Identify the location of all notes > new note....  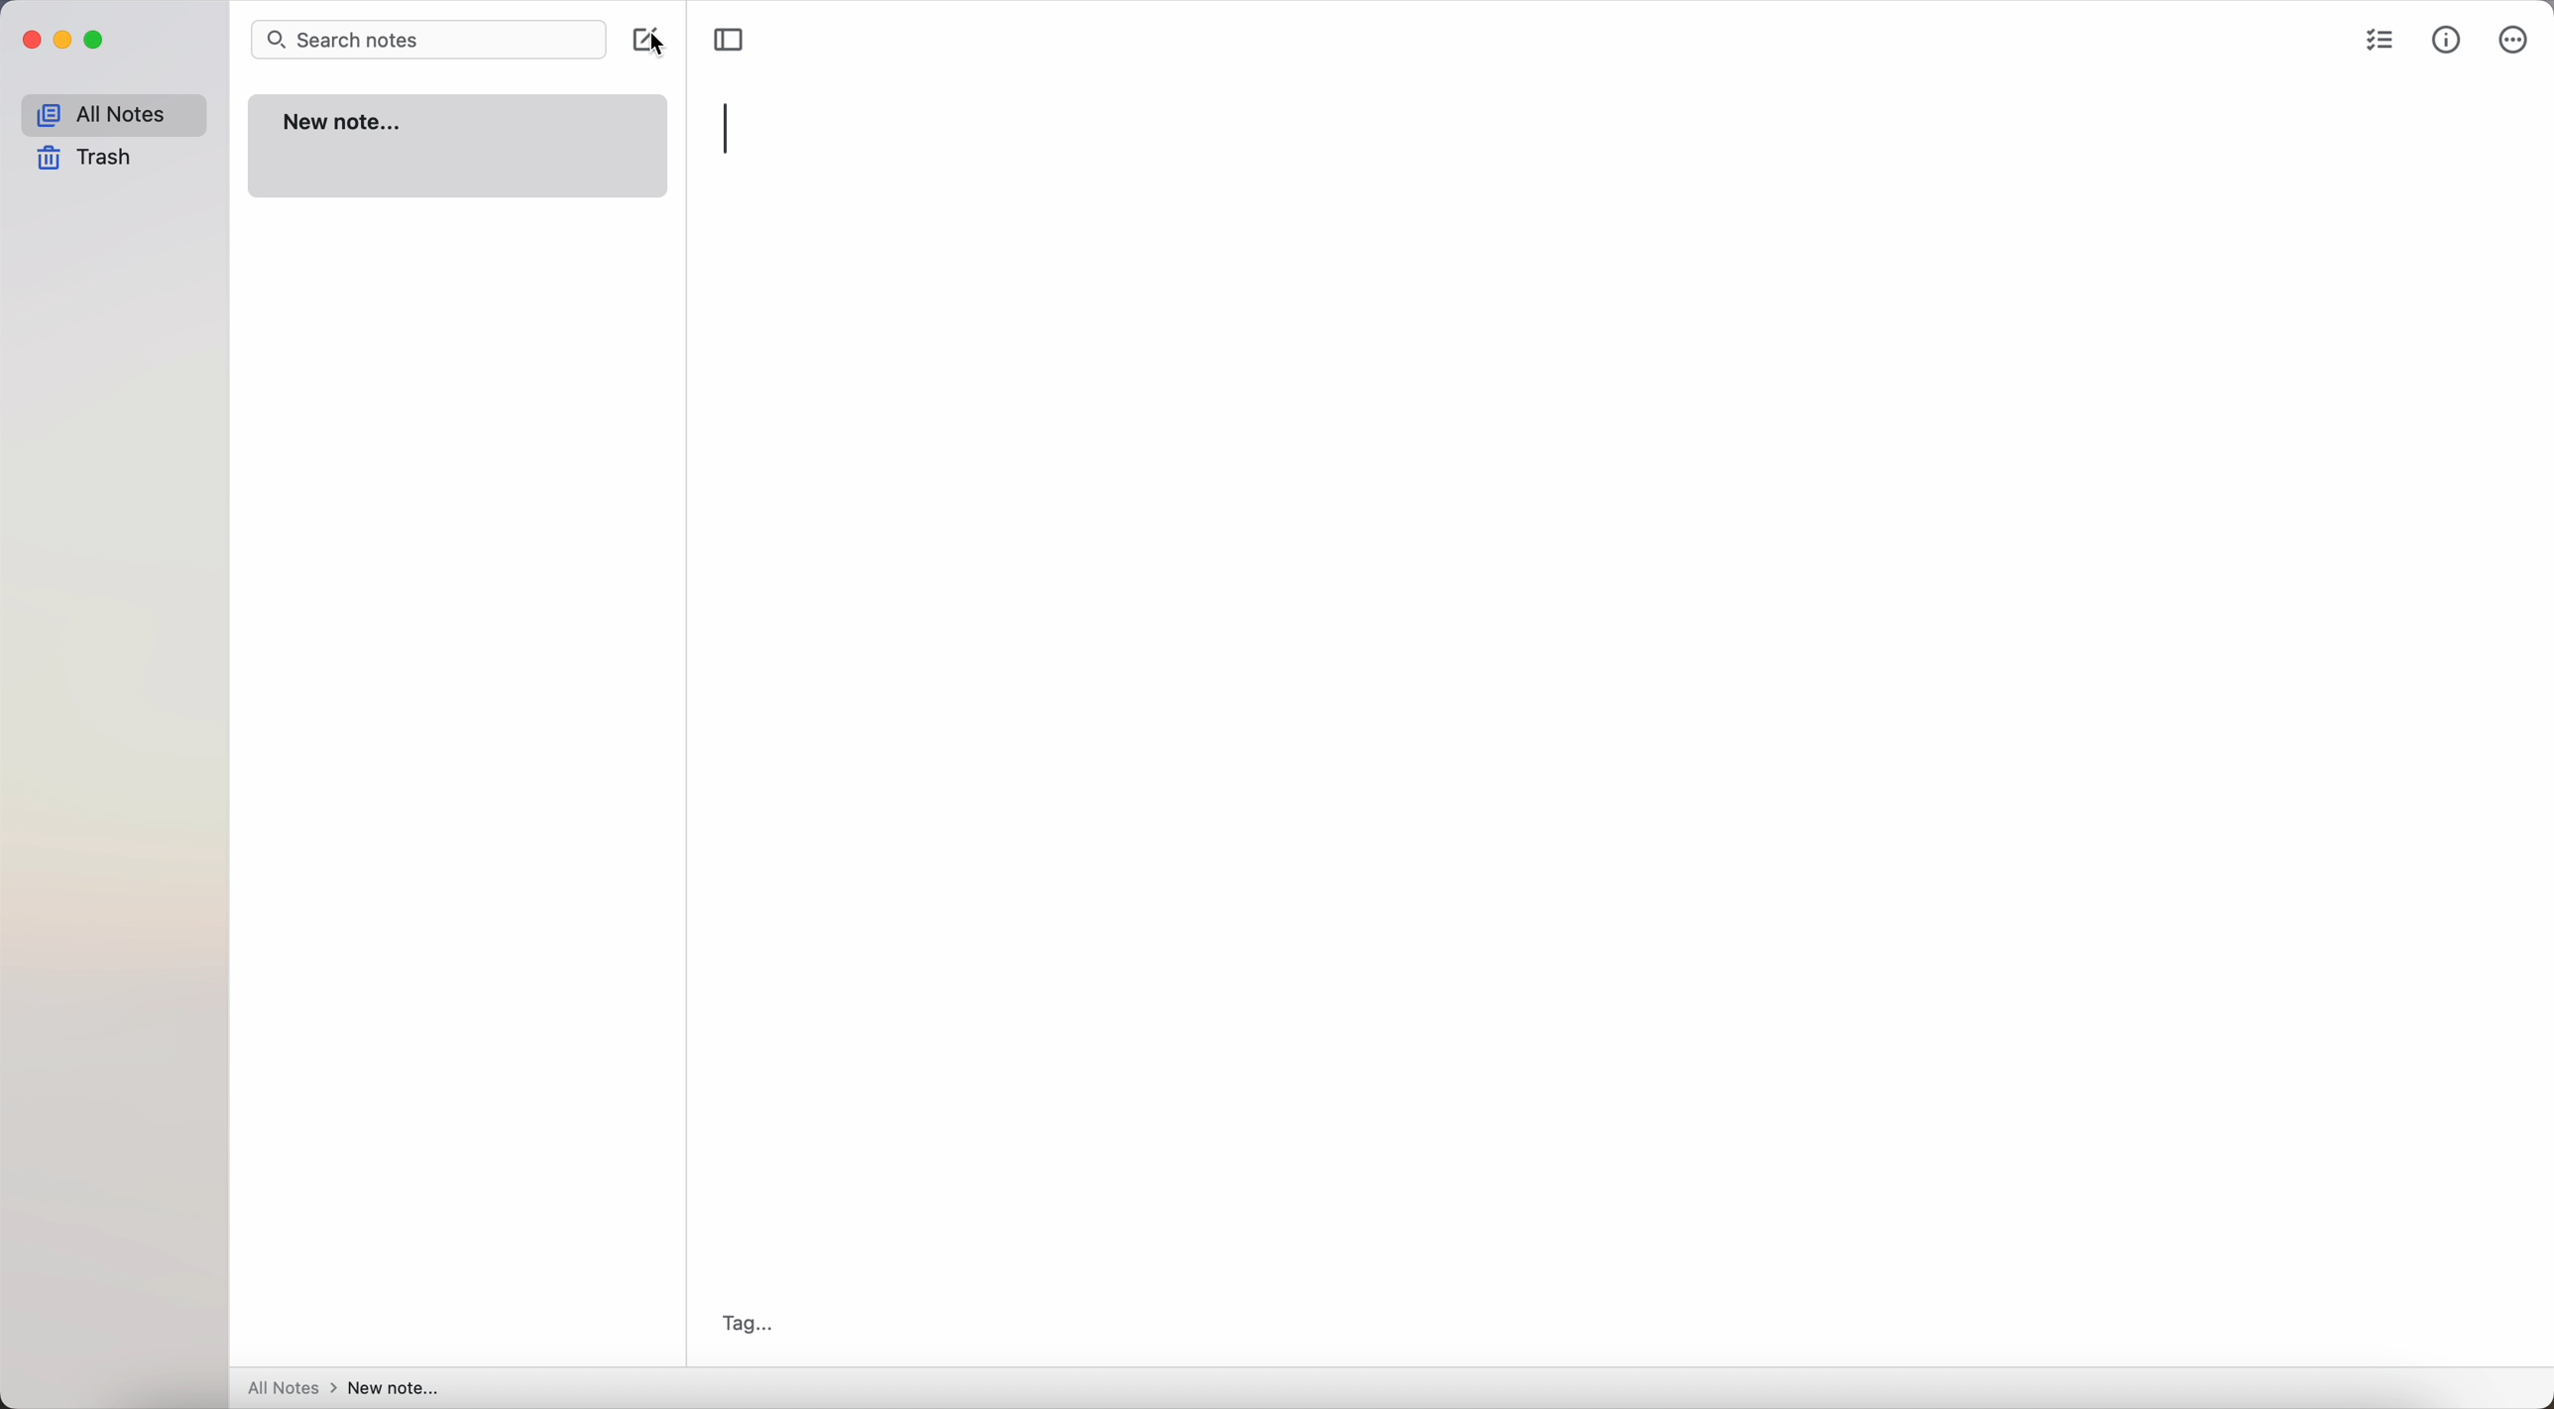
(347, 1388).